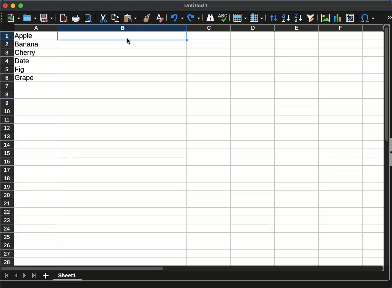 Image resolution: width=392 pixels, height=288 pixels. Describe the element at coordinates (326, 18) in the screenshot. I see `image` at that location.